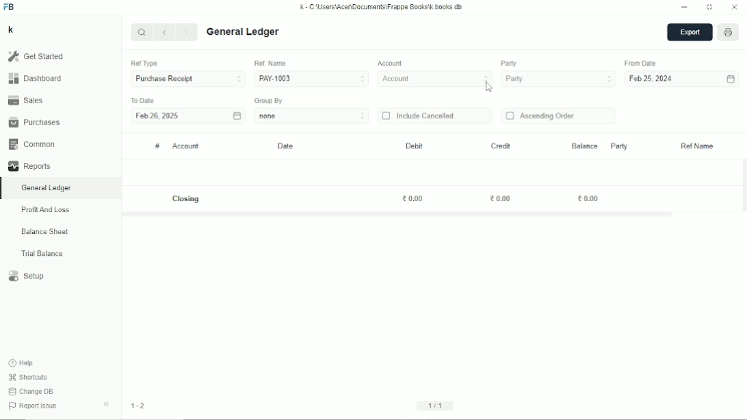 The width and height of the screenshot is (747, 420). What do you see at coordinates (157, 146) in the screenshot?
I see `#` at bounding box center [157, 146].